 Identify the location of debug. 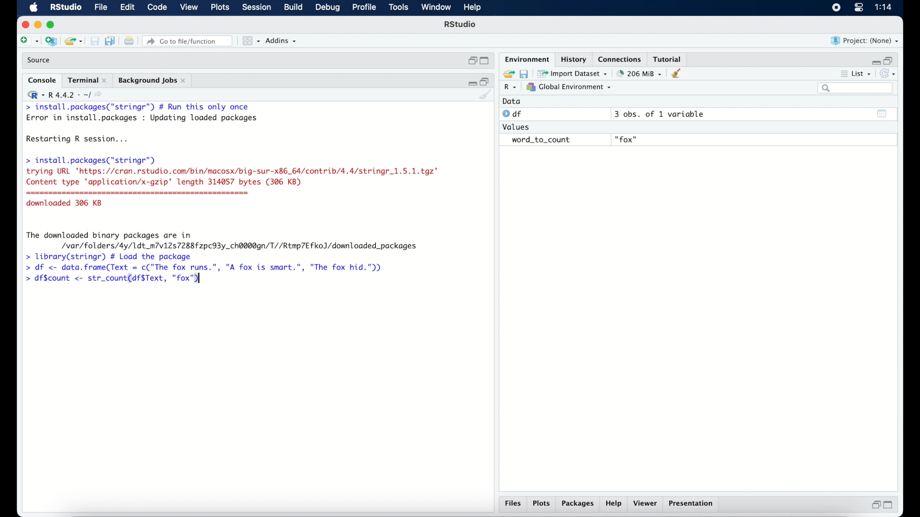
(328, 8).